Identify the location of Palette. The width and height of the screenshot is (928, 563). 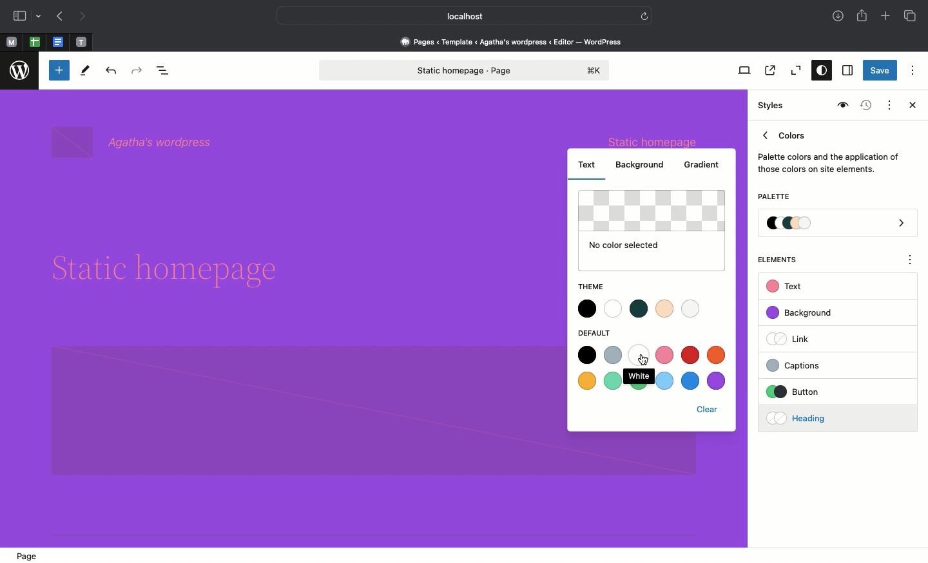
(838, 224).